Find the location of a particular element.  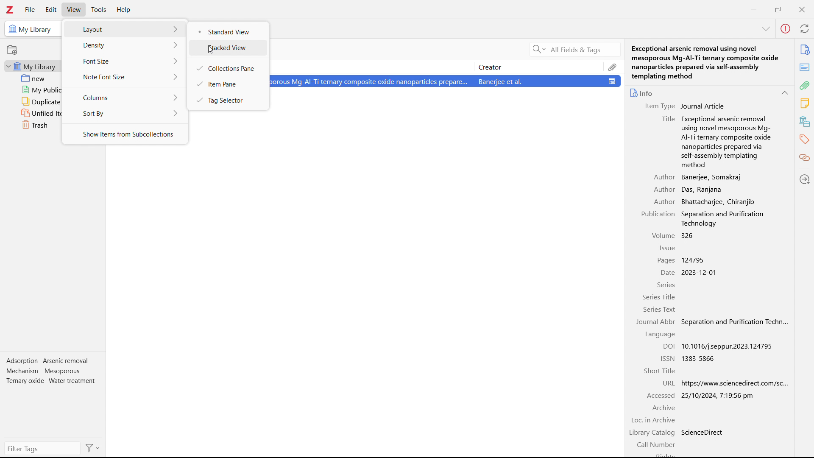

2023-12-01 is located at coordinates (703, 272).